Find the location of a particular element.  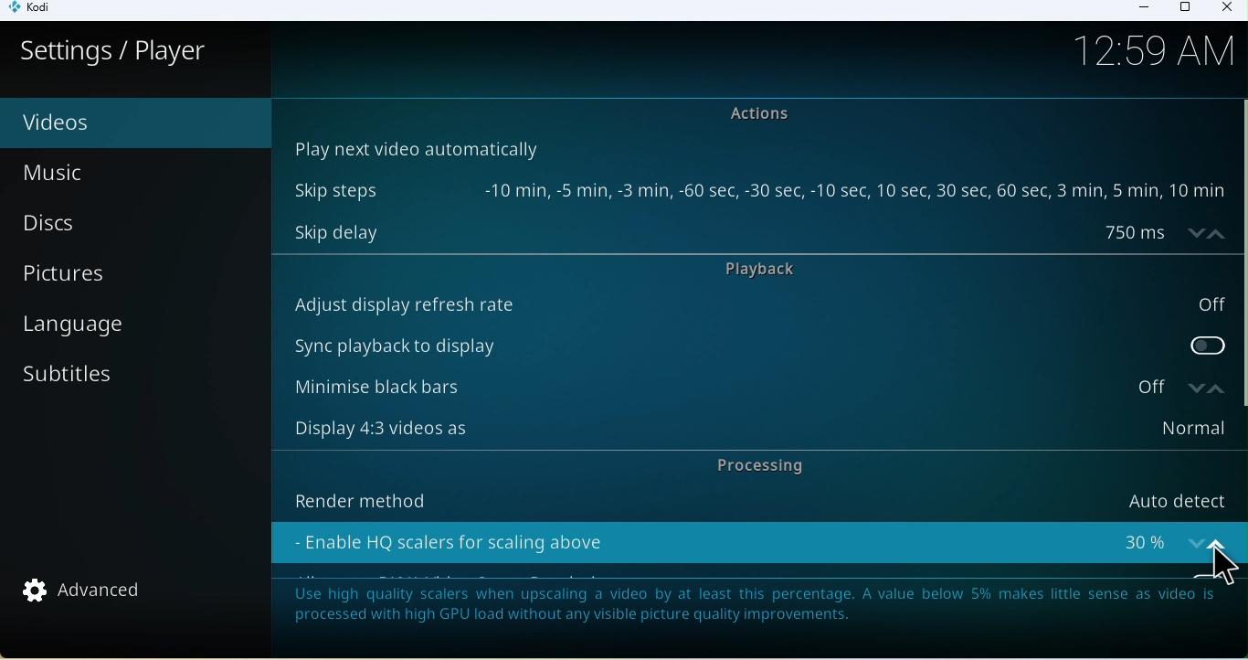

Video is located at coordinates (105, 123).